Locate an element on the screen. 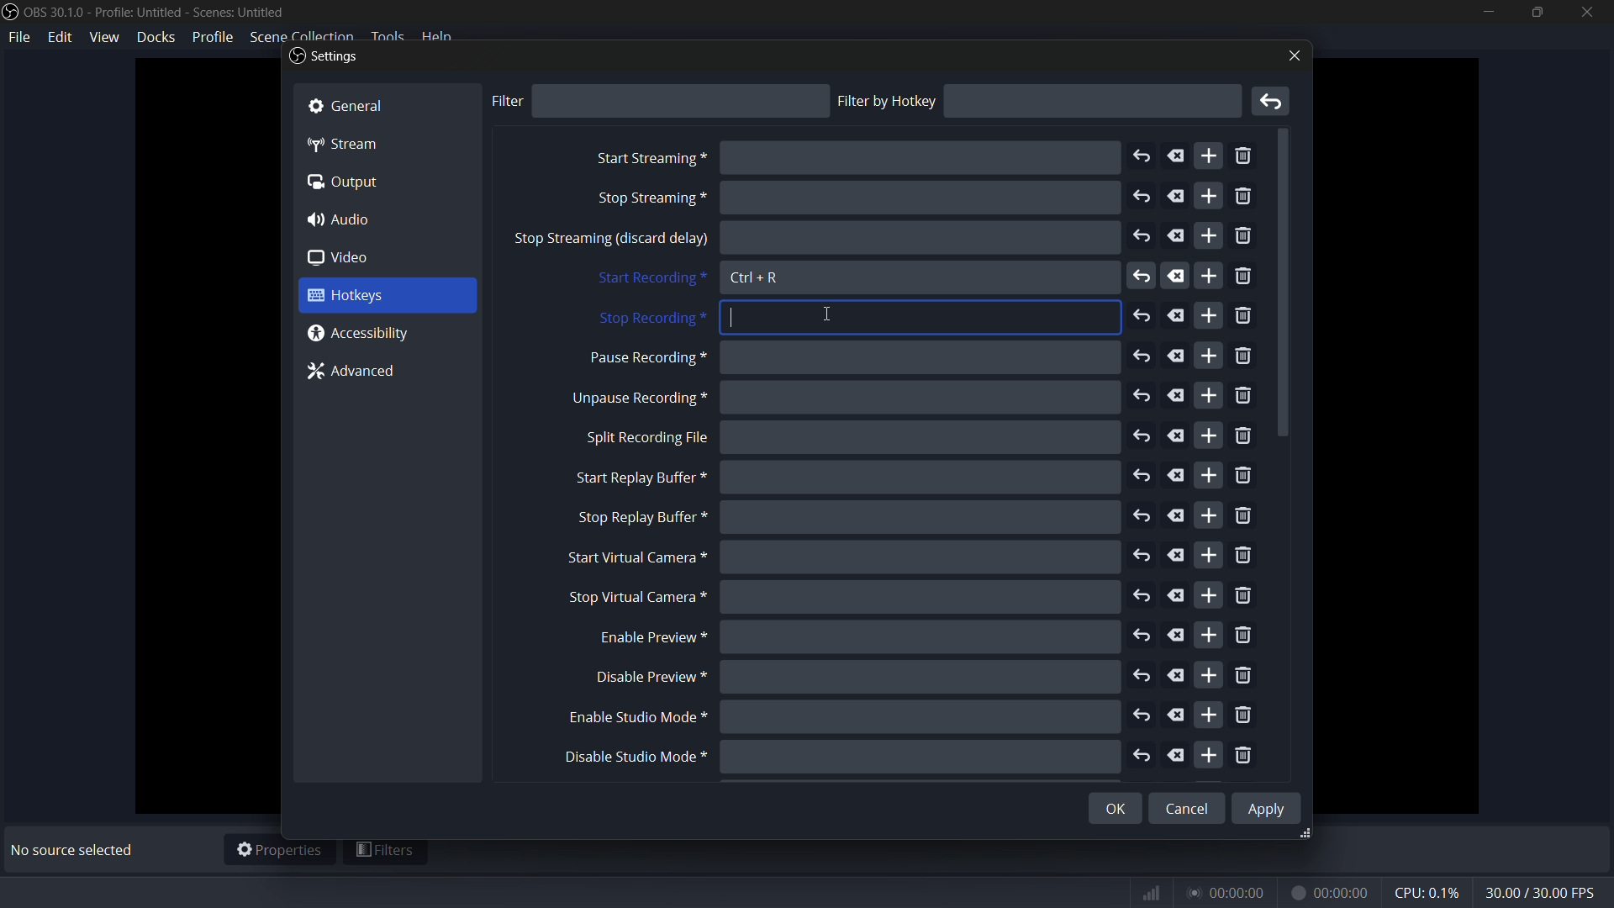 The image size is (1614, 908). add more is located at coordinates (1208, 515).